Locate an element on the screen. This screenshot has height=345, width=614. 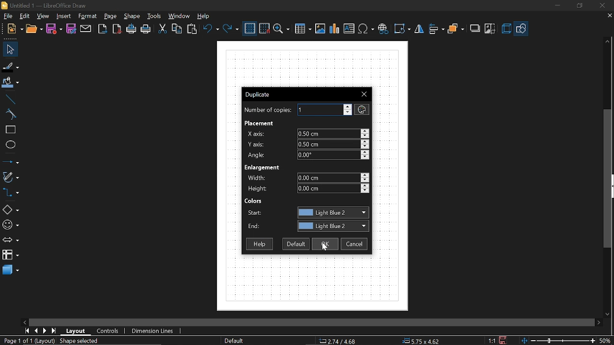
Rotate is located at coordinates (402, 29).